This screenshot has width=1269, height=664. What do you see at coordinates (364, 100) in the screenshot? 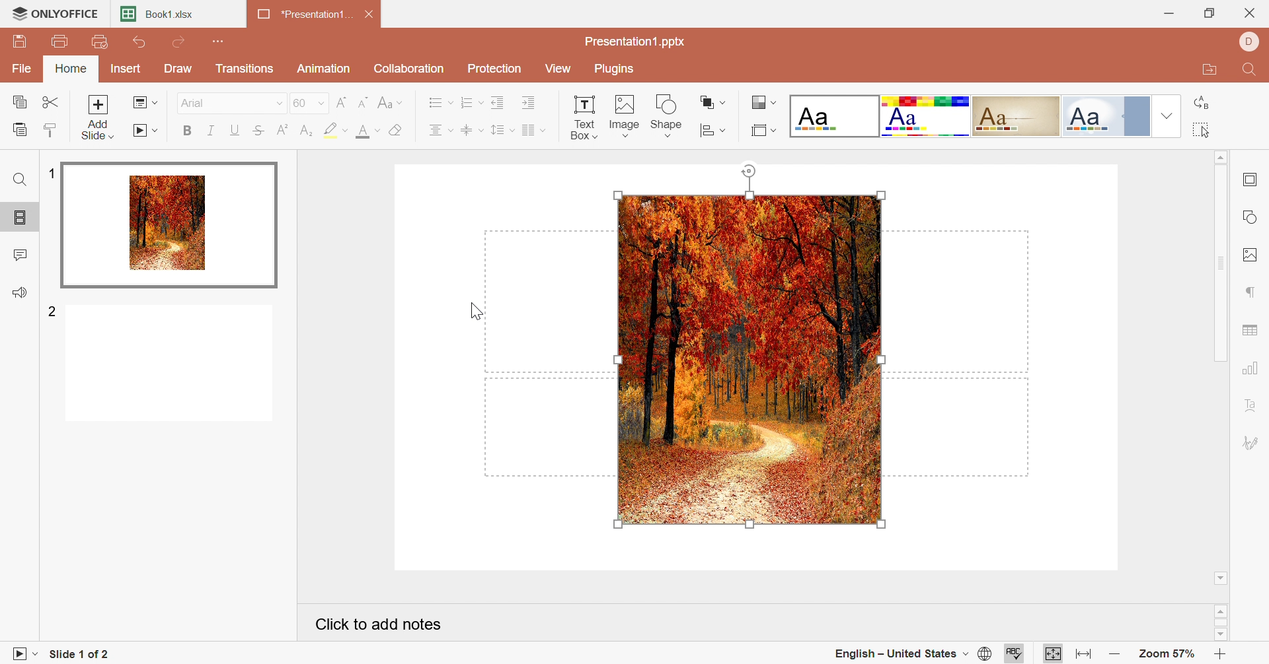
I see `Decrement font size` at bounding box center [364, 100].